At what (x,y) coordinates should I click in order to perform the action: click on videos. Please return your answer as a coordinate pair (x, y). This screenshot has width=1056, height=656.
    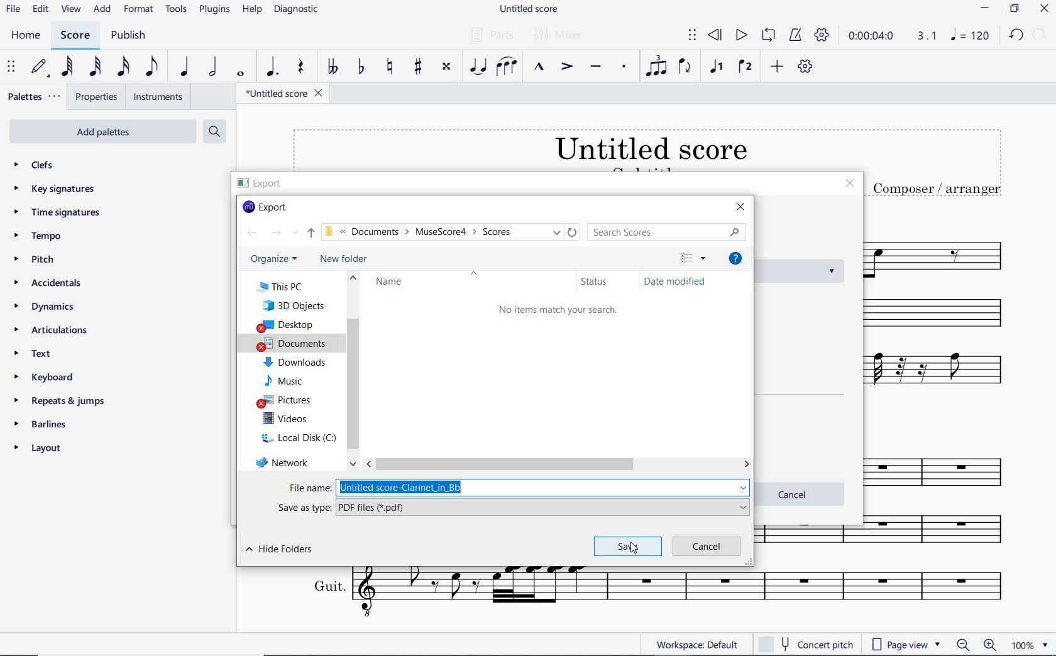
    Looking at the image, I should click on (286, 418).